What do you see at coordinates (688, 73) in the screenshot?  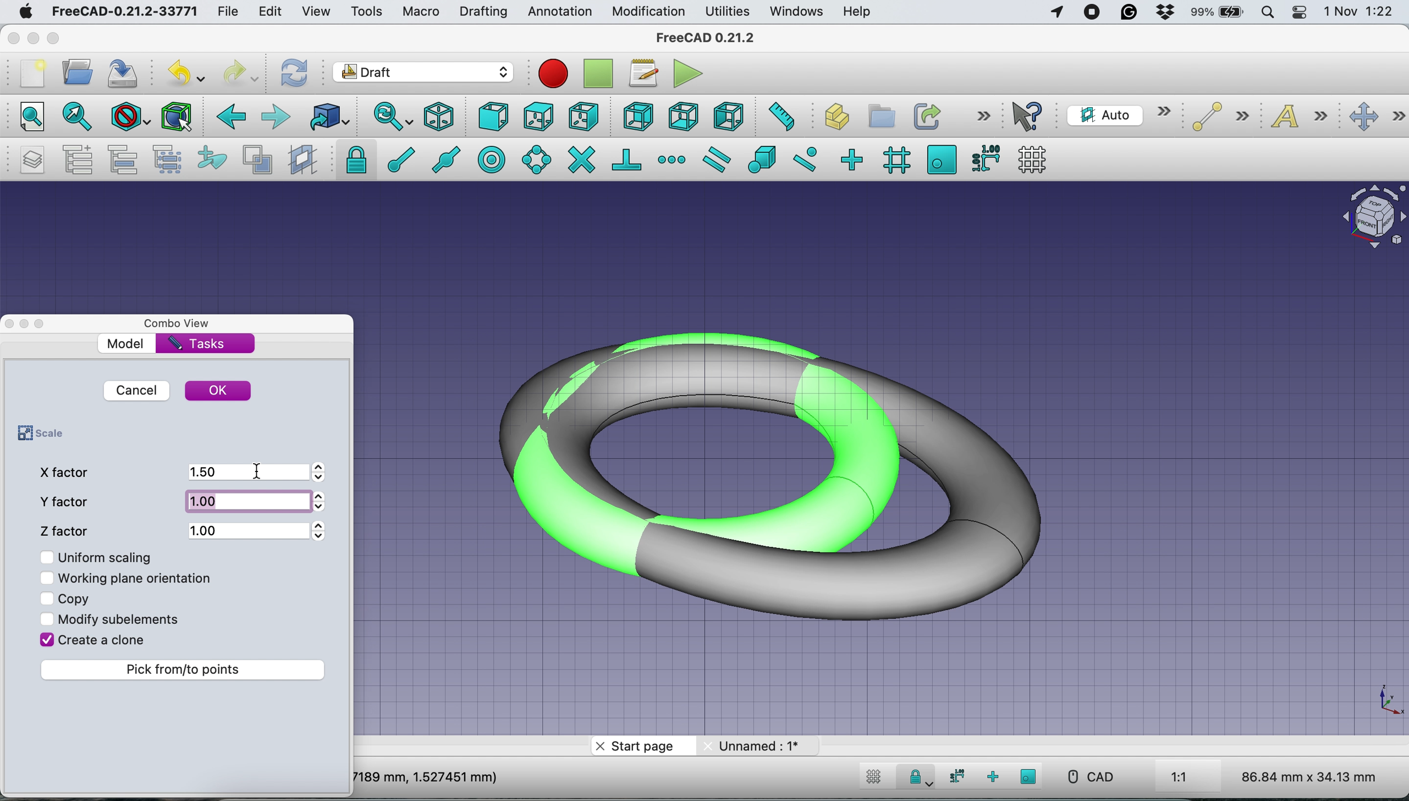 I see `execute macros` at bounding box center [688, 73].